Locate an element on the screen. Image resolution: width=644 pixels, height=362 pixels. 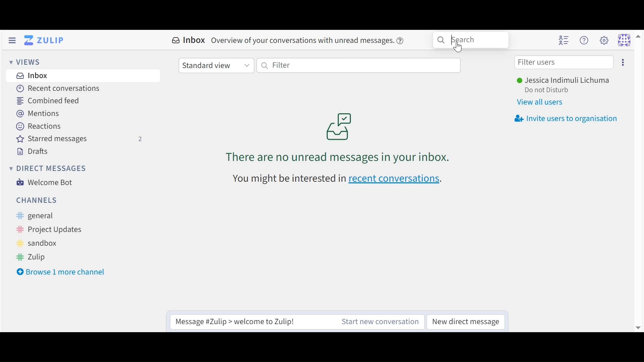
Standard view is located at coordinates (216, 65).